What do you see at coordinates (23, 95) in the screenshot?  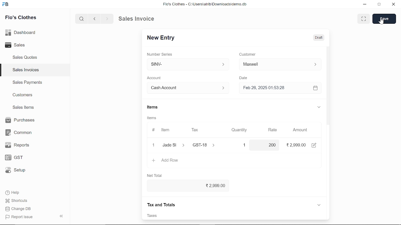 I see `Customers.` at bounding box center [23, 95].